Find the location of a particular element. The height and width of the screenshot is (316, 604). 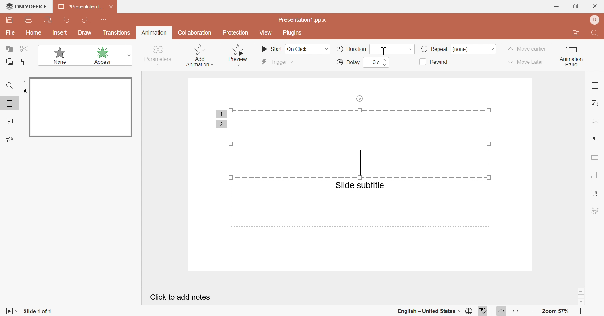

slide 1 of 1 is located at coordinates (38, 312).